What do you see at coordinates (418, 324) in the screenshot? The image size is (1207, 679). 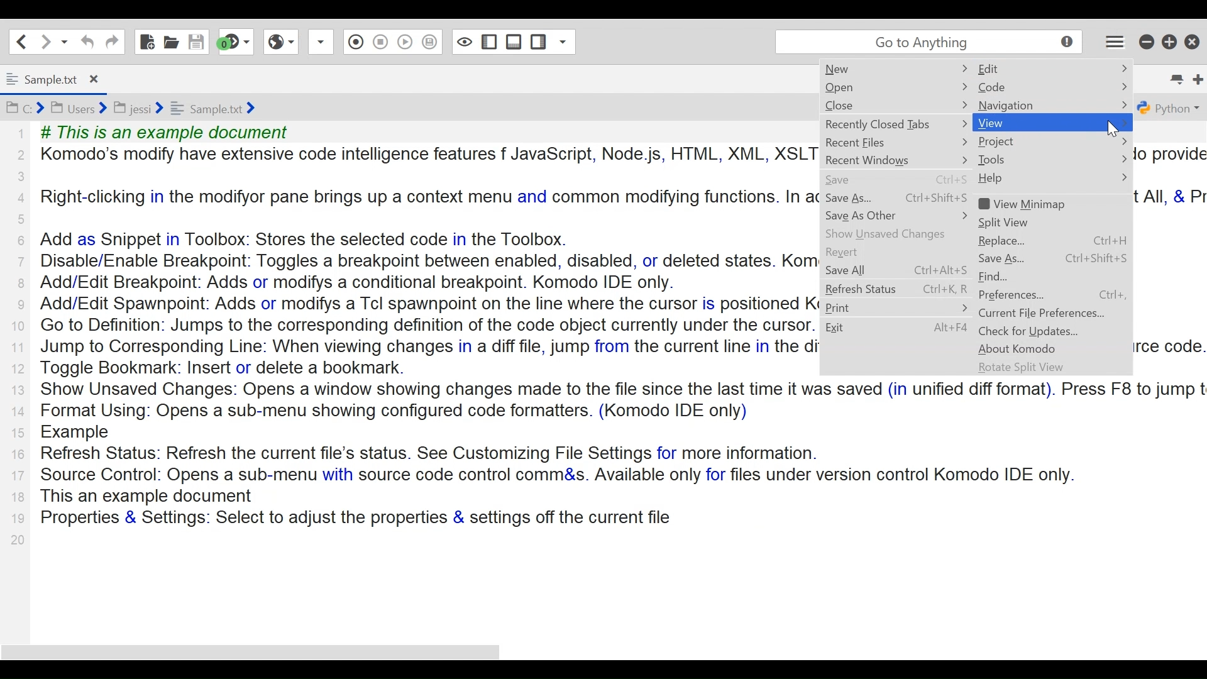 I see `# This is an example document

Komodo’s modify have extensive code intelligence features f JavaScript, Node js, HTML, XML, XSLT, Perl, PHP, Python, Ruby, & Tcl. Komodo provi
Right-clicking in the modifyor pane brings up a context menu and common modifying functions. In addition to st&ard Cut, Copy, Paste, Select All, &
Add as Snippet in Toolbox: Stores the selected code in the Toolbox.

Disable/Enable Breakpoint: Toggles a breakpoint between enabled, disabled, or deleted states. Komodo IDE only.

Add/Edit Breakpoint: Adds or modifys a conditional breakpoint. Komodo IDE only.

Add/Edit Spawnpoint: Adds or modifys a Tcl spawnpoint on the line where the cursor is positioned Komodo IDE only.

Go to Definition: Jumps to the corresponding definition of the code object currently under the cursor. See Go to Definition.

Jump to Corresponding Line: When viewing changes in a diff file, jump from the current line in the diff to the corresponding line in the the source cod
Toggle Bookmark: Insert or delete a bookmark.

Show Unsaved Changes: Opens a window showing changes made to the file since the last time it was saved (in unified diff format). Press F8 to jump
Format Using: Opens a sub-menu showing configured code formatters. (Komodo IDE only)

Example

Refresh Status: Refresh the current file's status. See Customizing File Settings for more information.

Source Control: Opens a sub-menu with source code control comm&s. Available only for files under version control Komodo IDE only.

This an example document

Properties & Settings: Select to adjust the properties & settings off the current file` at bounding box center [418, 324].